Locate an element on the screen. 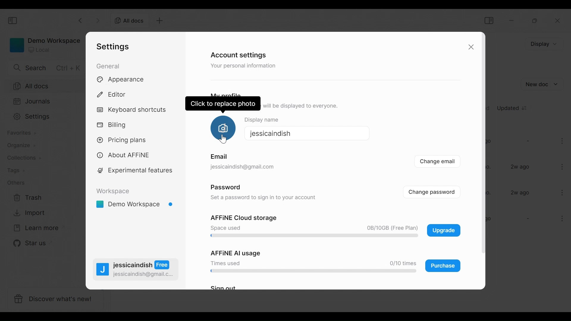 Image resolution: width=571 pixels, height=321 pixels. Collections is located at coordinates (23, 158).